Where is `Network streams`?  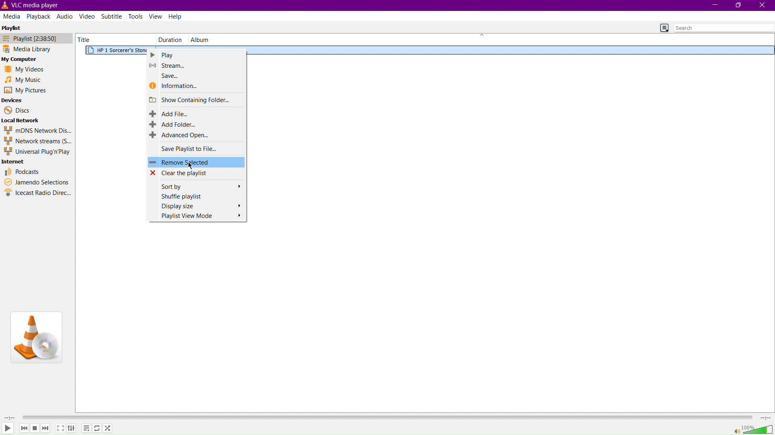
Network streams is located at coordinates (37, 140).